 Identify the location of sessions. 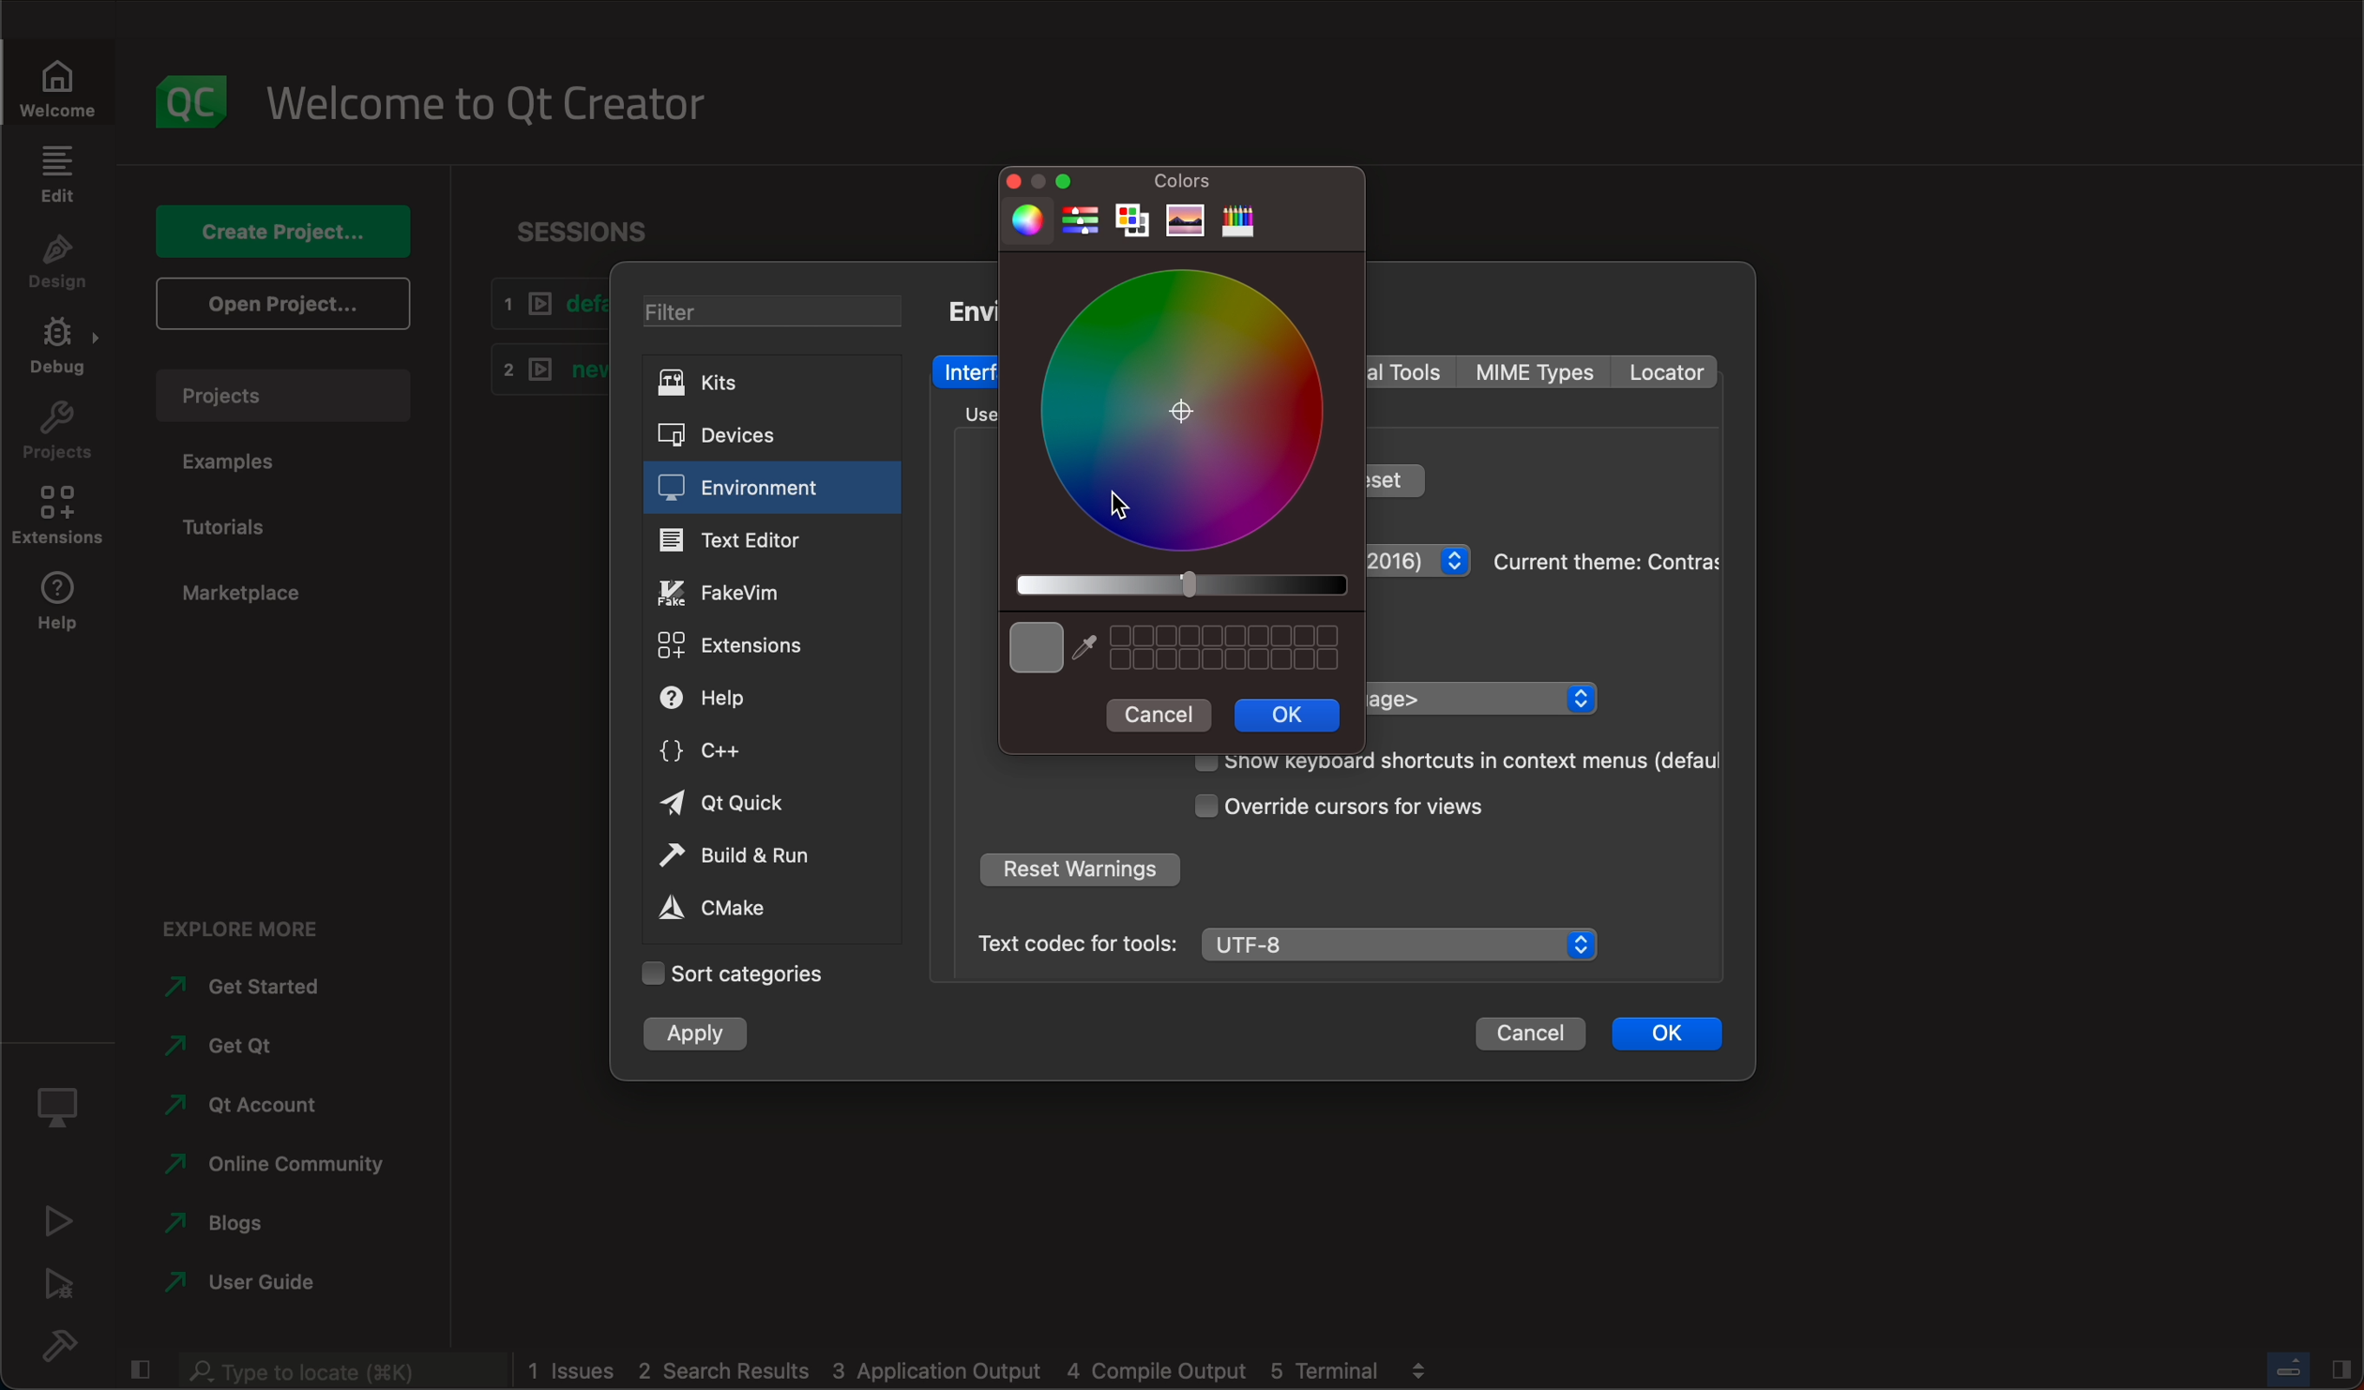
(583, 221).